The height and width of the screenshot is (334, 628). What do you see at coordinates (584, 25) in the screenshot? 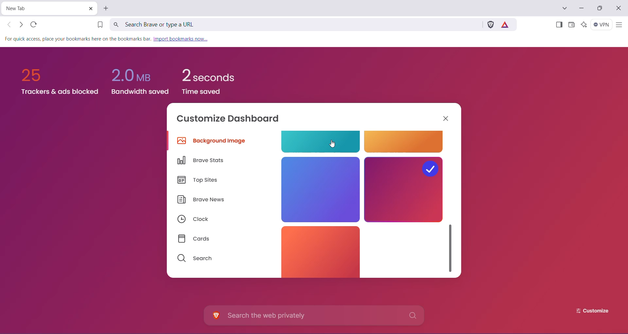
I see `Leo AI` at bounding box center [584, 25].